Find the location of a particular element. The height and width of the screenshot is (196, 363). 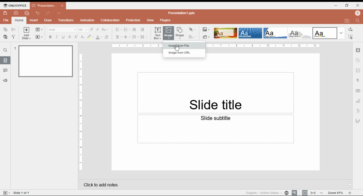

numbering is located at coordinates (127, 29).